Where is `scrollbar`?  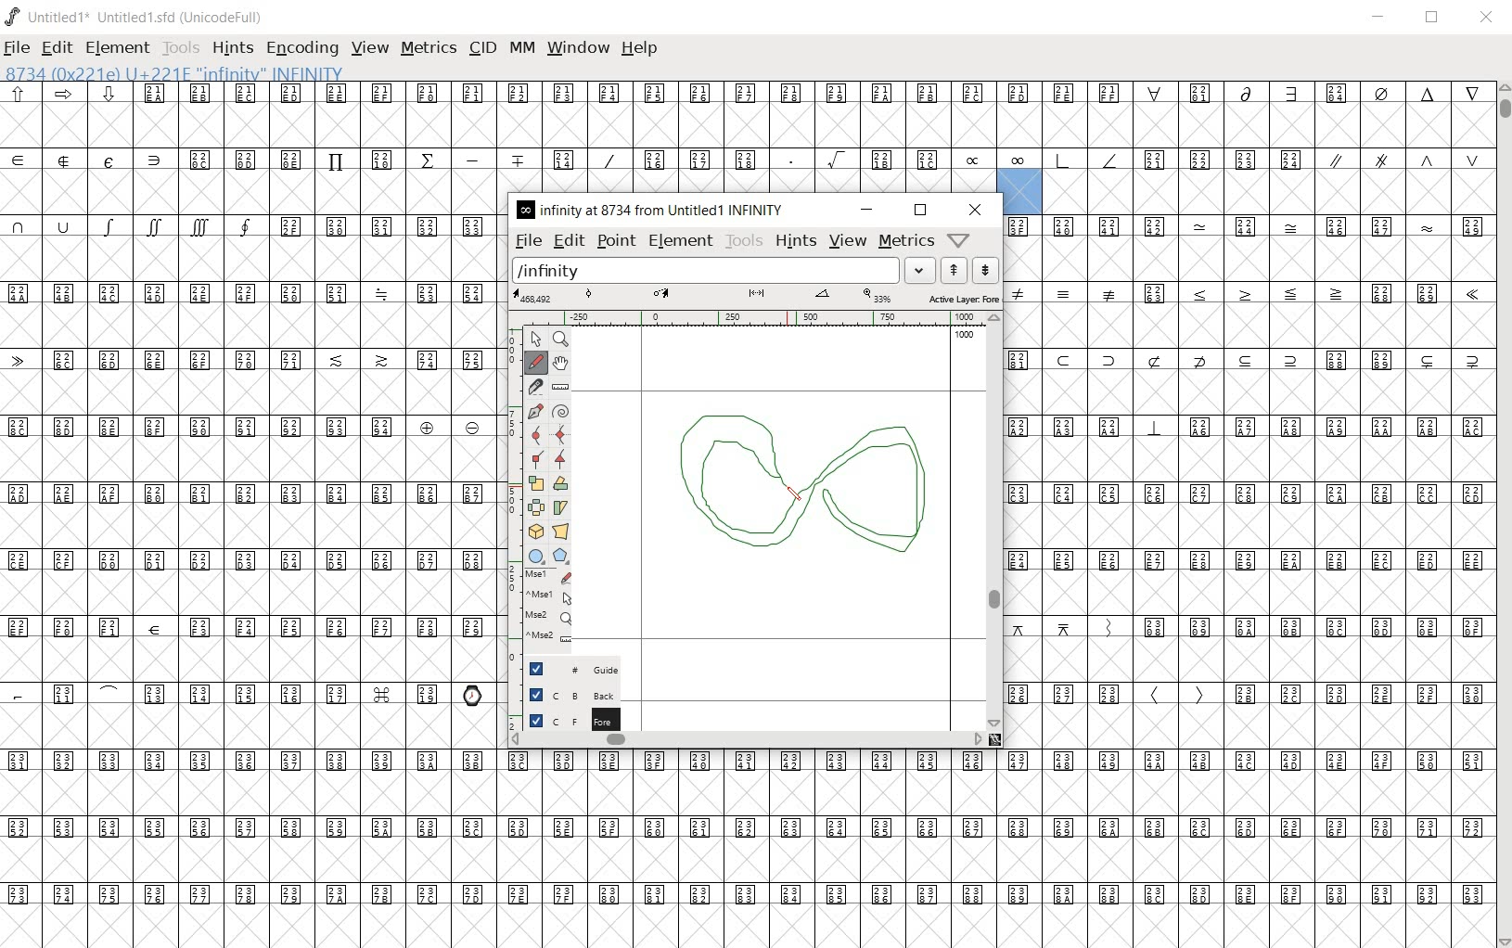 scrollbar is located at coordinates (1503, 513).